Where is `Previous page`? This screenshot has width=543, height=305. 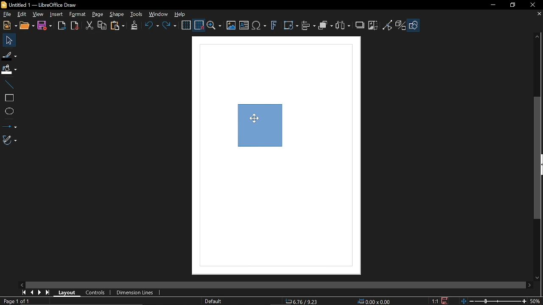 Previous page is located at coordinates (32, 292).